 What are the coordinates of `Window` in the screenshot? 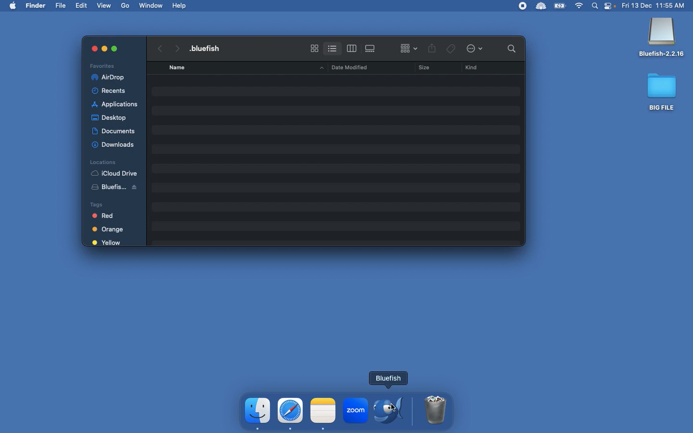 It's located at (152, 5).